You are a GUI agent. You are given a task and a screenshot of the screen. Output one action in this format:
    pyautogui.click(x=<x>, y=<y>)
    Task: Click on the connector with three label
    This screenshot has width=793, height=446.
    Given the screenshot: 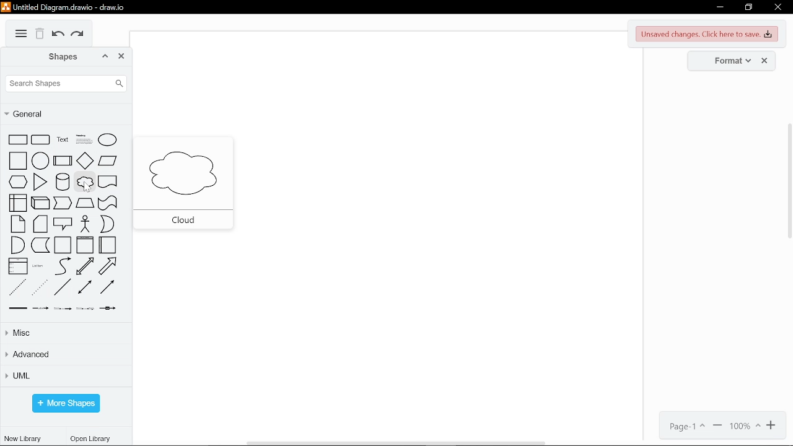 What is the action you would take?
    pyautogui.click(x=85, y=308)
    